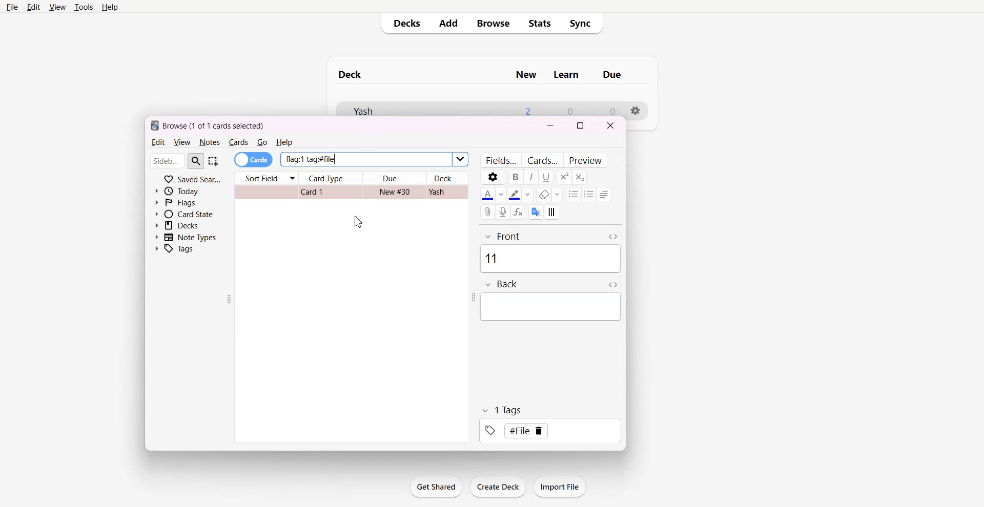  What do you see at coordinates (182, 203) in the screenshot?
I see `Flags` at bounding box center [182, 203].